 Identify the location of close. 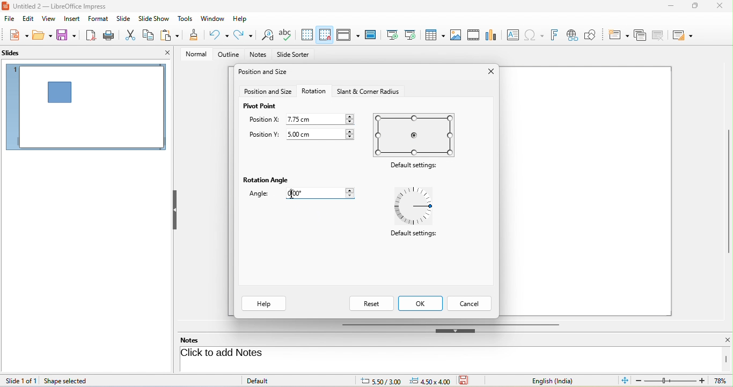
(721, 340).